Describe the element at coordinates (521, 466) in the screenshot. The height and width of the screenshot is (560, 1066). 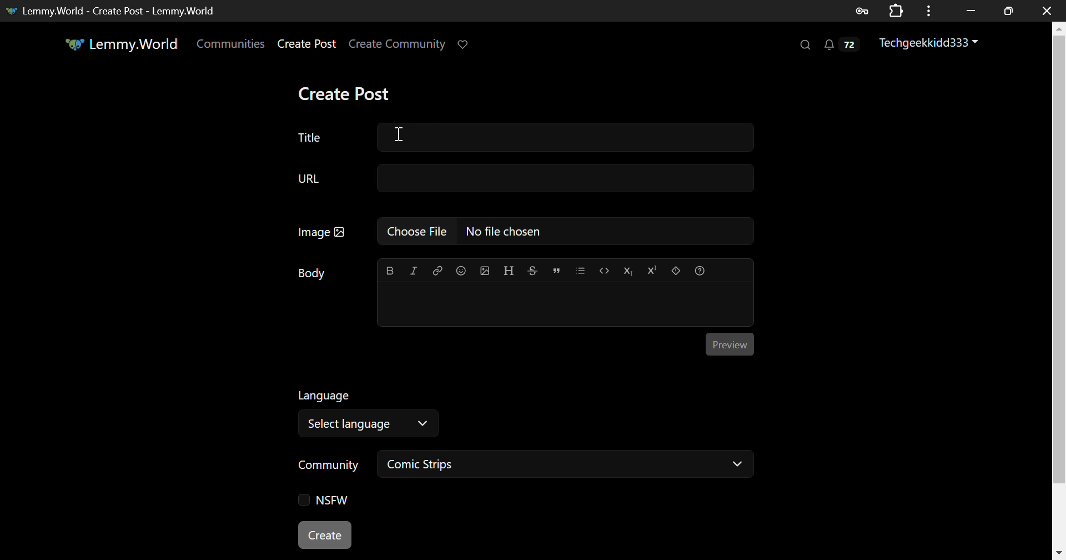
I see `Community: Comic Strips` at that location.